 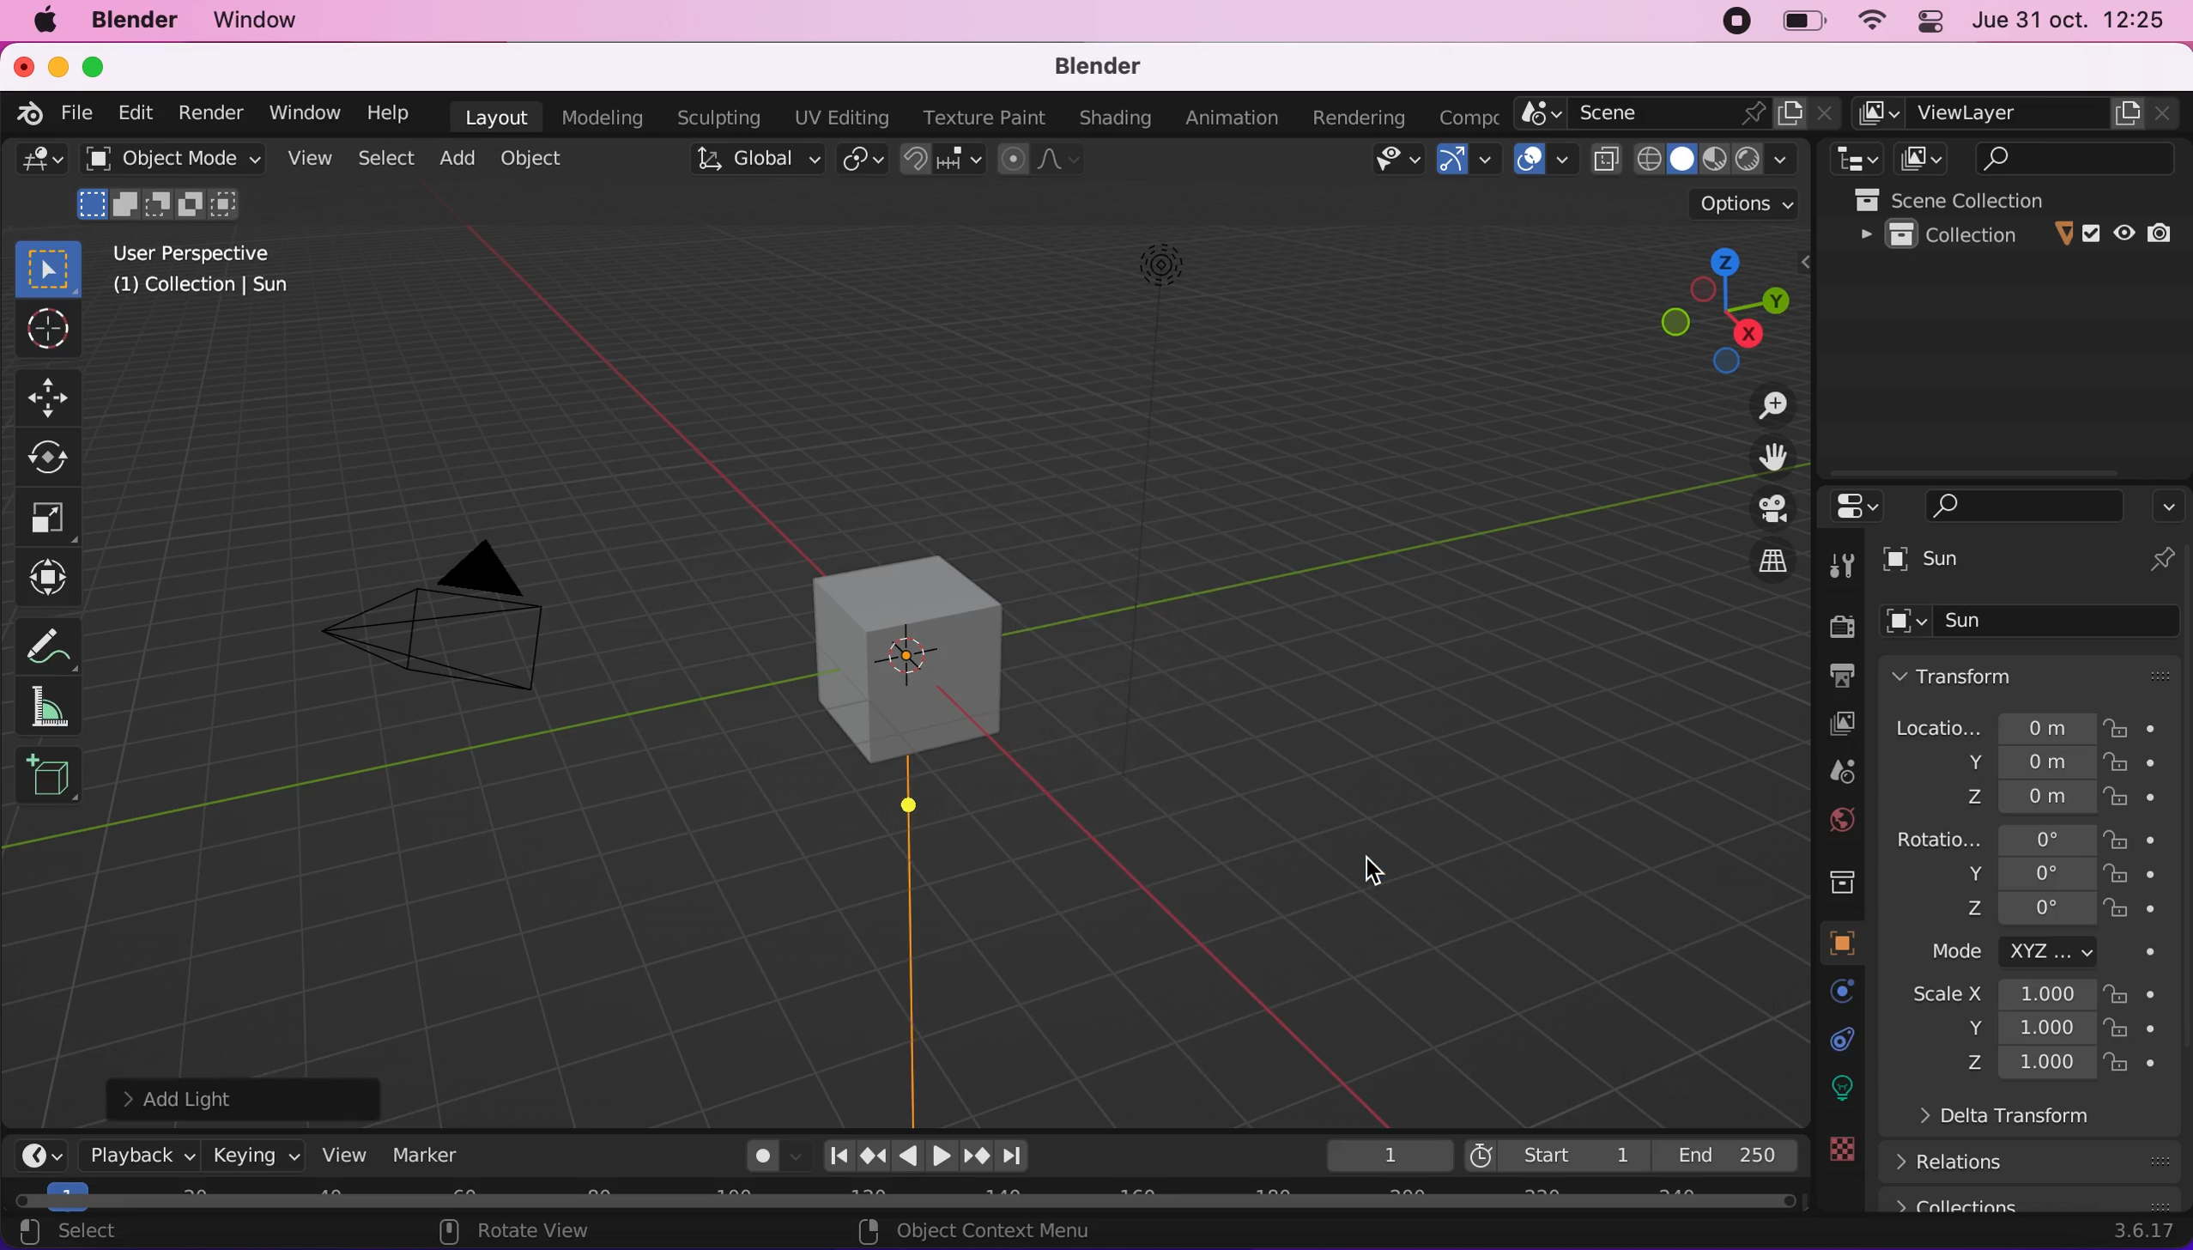 I want to click on Jump to endpoint, so click(x=838, y=1154).